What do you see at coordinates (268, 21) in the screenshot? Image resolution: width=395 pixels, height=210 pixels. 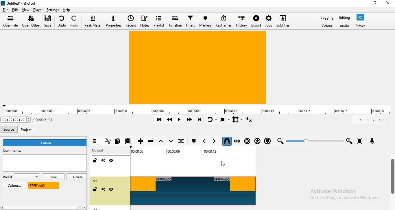 I see `Jobs` at bounding box center [268, 21].